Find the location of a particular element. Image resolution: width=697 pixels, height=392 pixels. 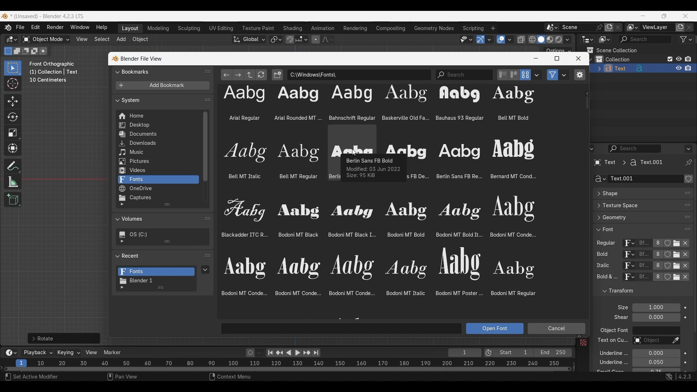

Change order in the list is located at coordinates (688, 299).